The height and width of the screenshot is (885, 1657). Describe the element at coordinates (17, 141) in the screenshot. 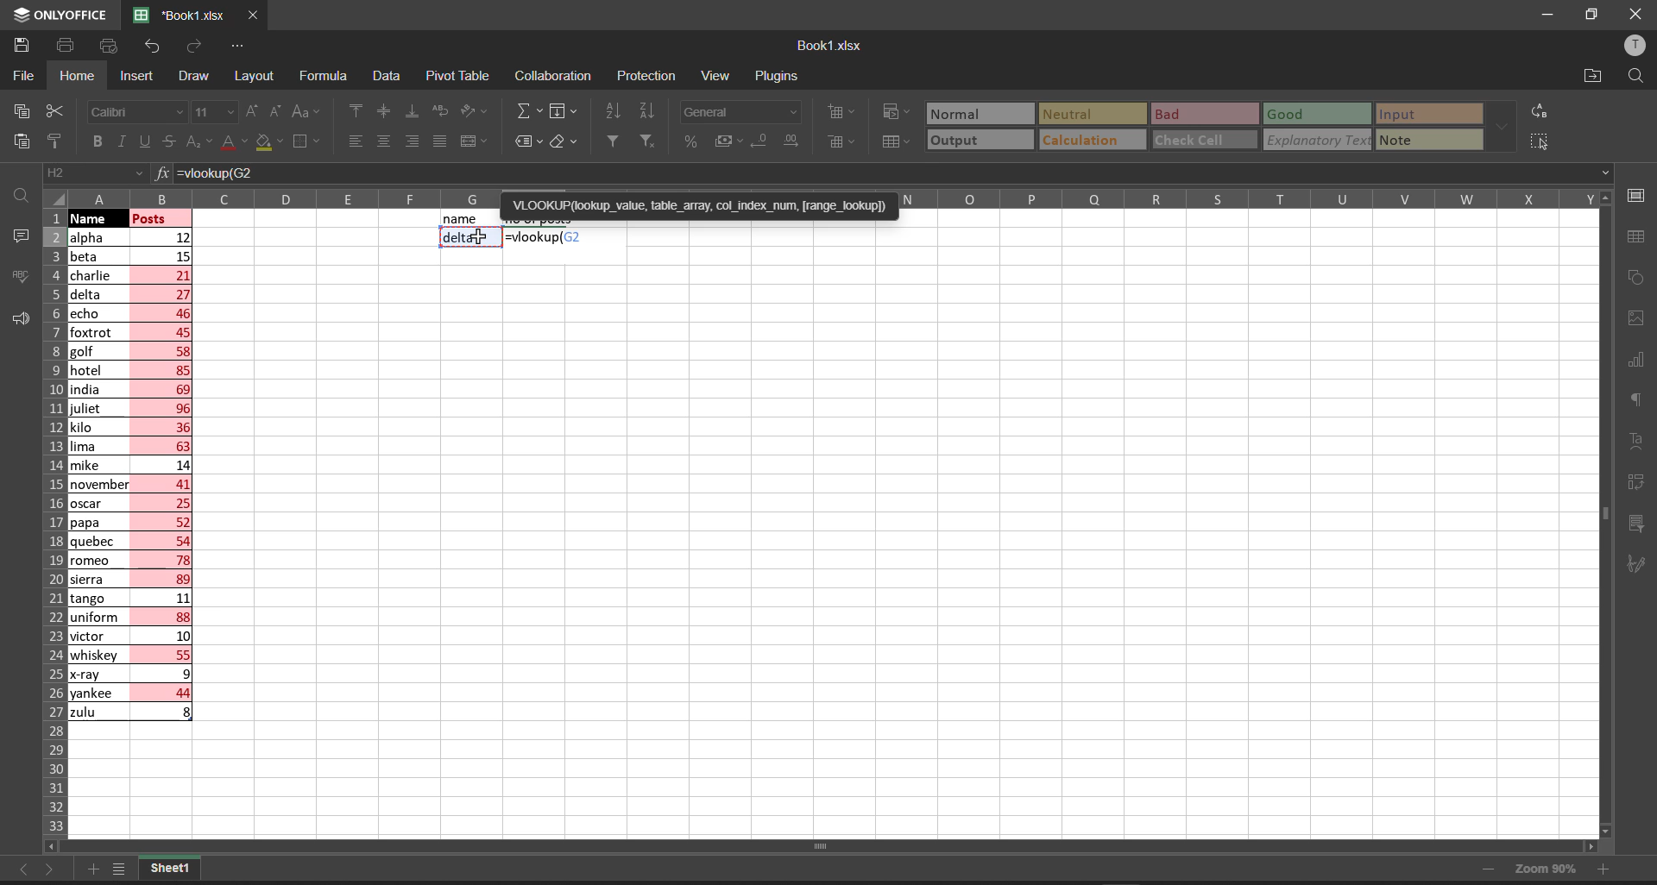

I see `paste` at that location.